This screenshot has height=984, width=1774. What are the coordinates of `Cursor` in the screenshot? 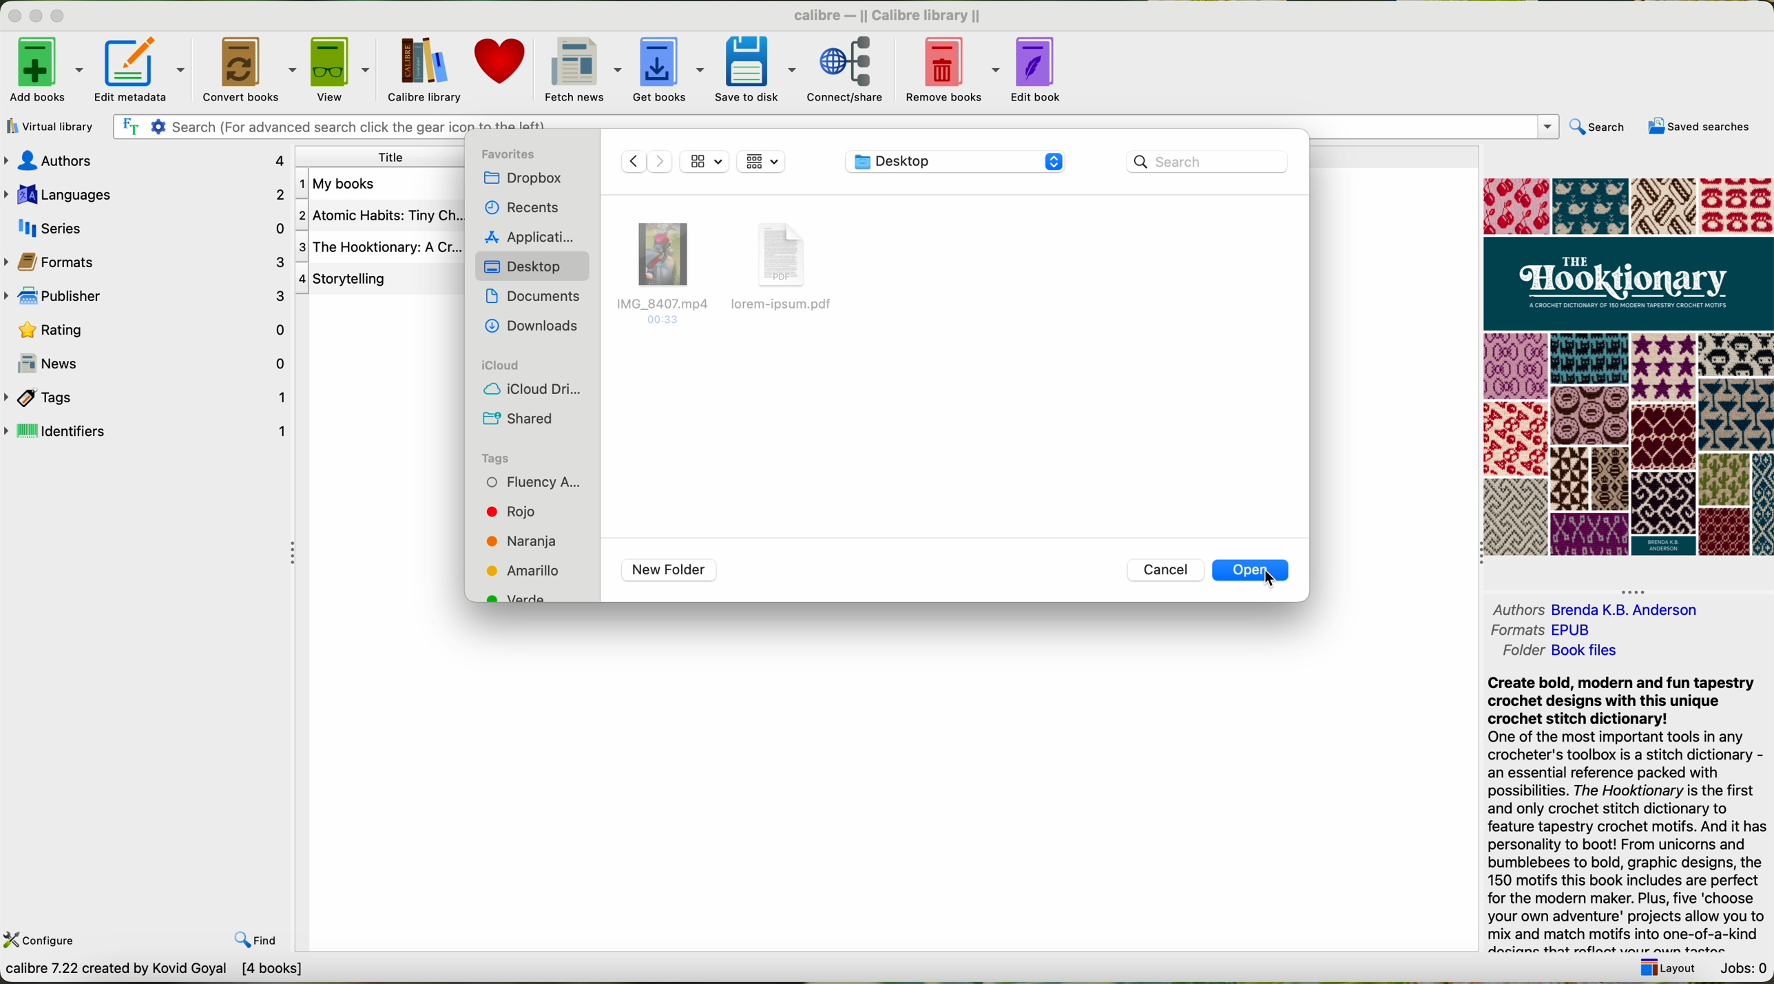 It's located at (1277, 582).